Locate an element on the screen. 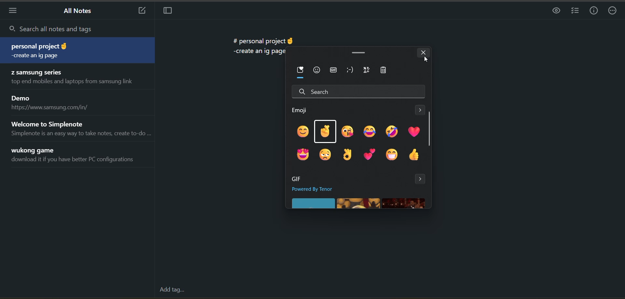 Image resolution: width=625 pixels, height=299 pixels. actions is located at coordinates (613, 11).